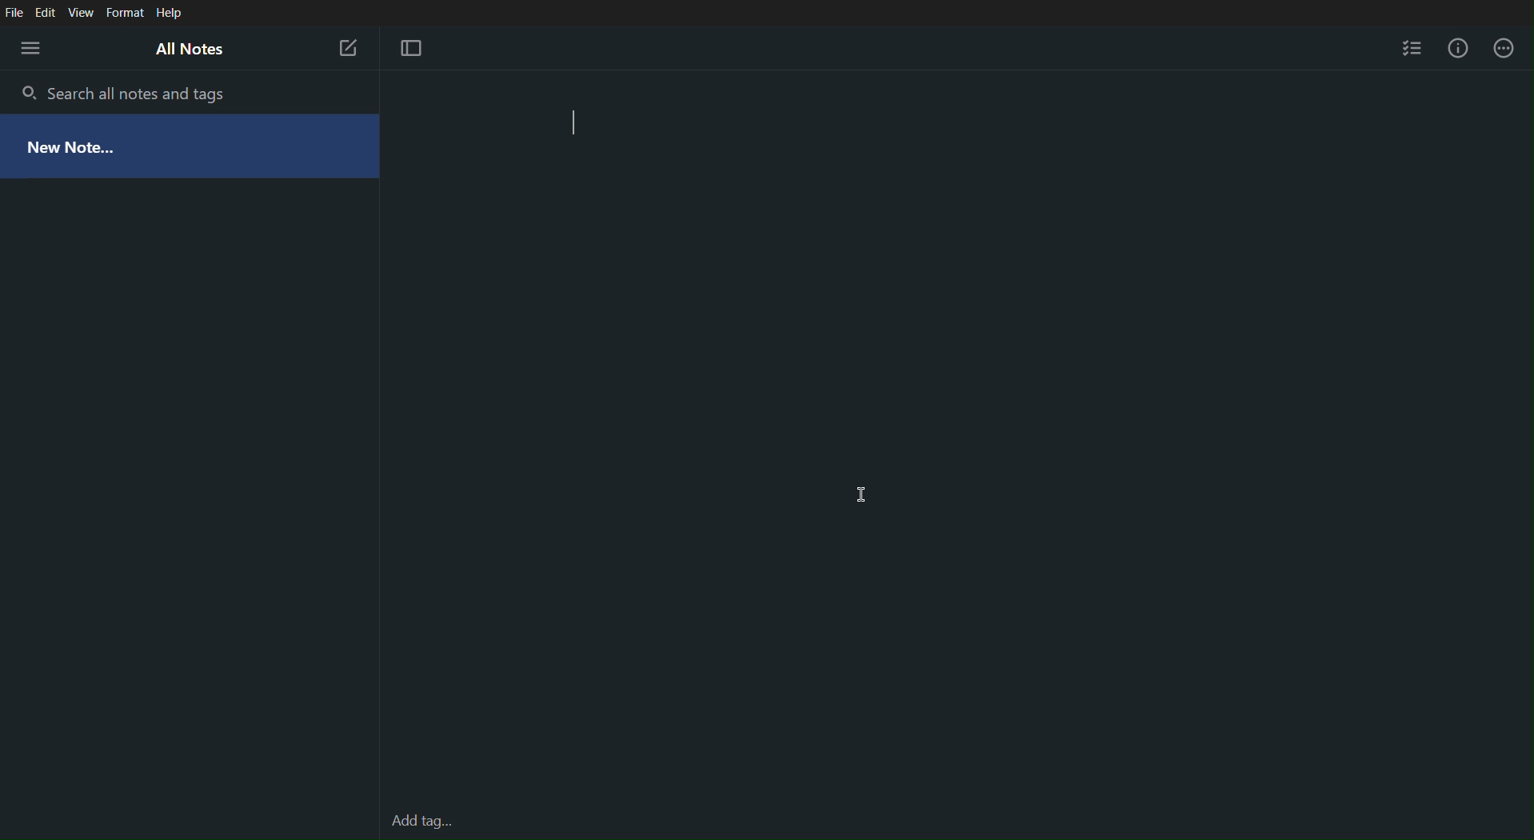  What do you see at coordinates (1503, 46) in the screenshot?
I see `More` at bounding box center [1503, 46].